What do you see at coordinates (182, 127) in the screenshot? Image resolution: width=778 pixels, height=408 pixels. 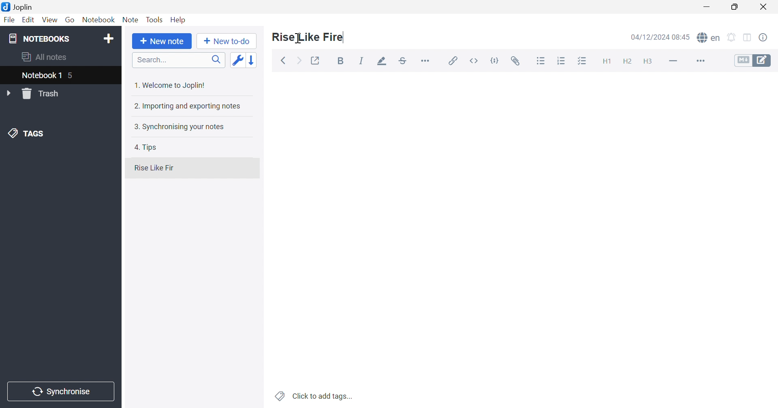 I see `3. Synchronising your notes` at bounding box center [182, 127].